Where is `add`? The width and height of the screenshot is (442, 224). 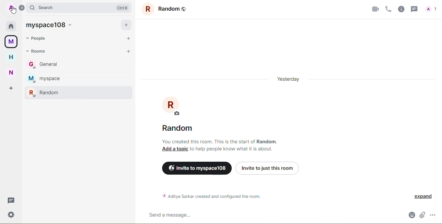 add is located at coordinates (11, 88).